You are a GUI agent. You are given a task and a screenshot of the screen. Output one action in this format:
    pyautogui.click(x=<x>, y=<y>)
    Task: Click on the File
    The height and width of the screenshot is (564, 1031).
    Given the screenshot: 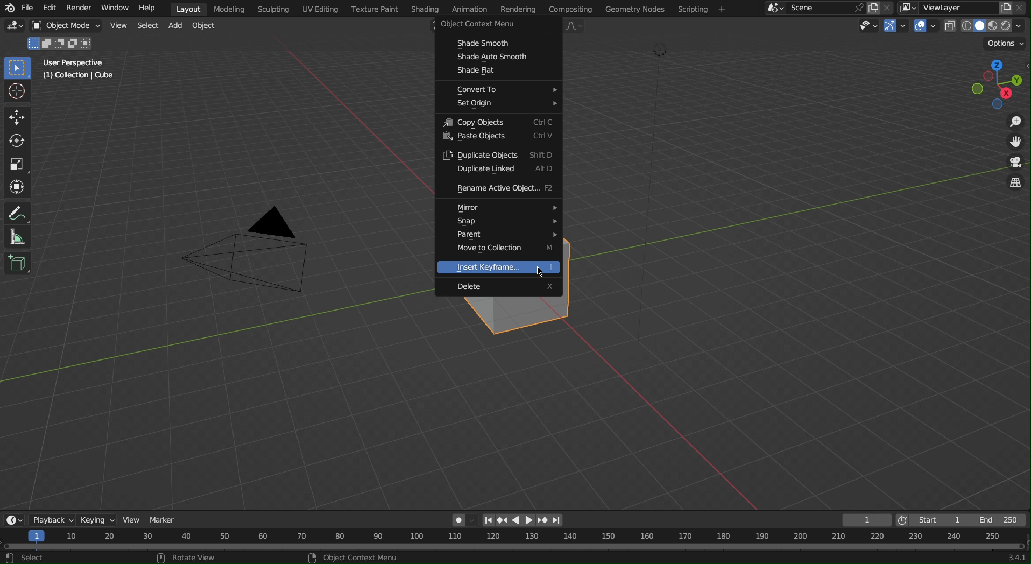 What is the action you would take?
    pyautogui.click(x=27, y=10)
    